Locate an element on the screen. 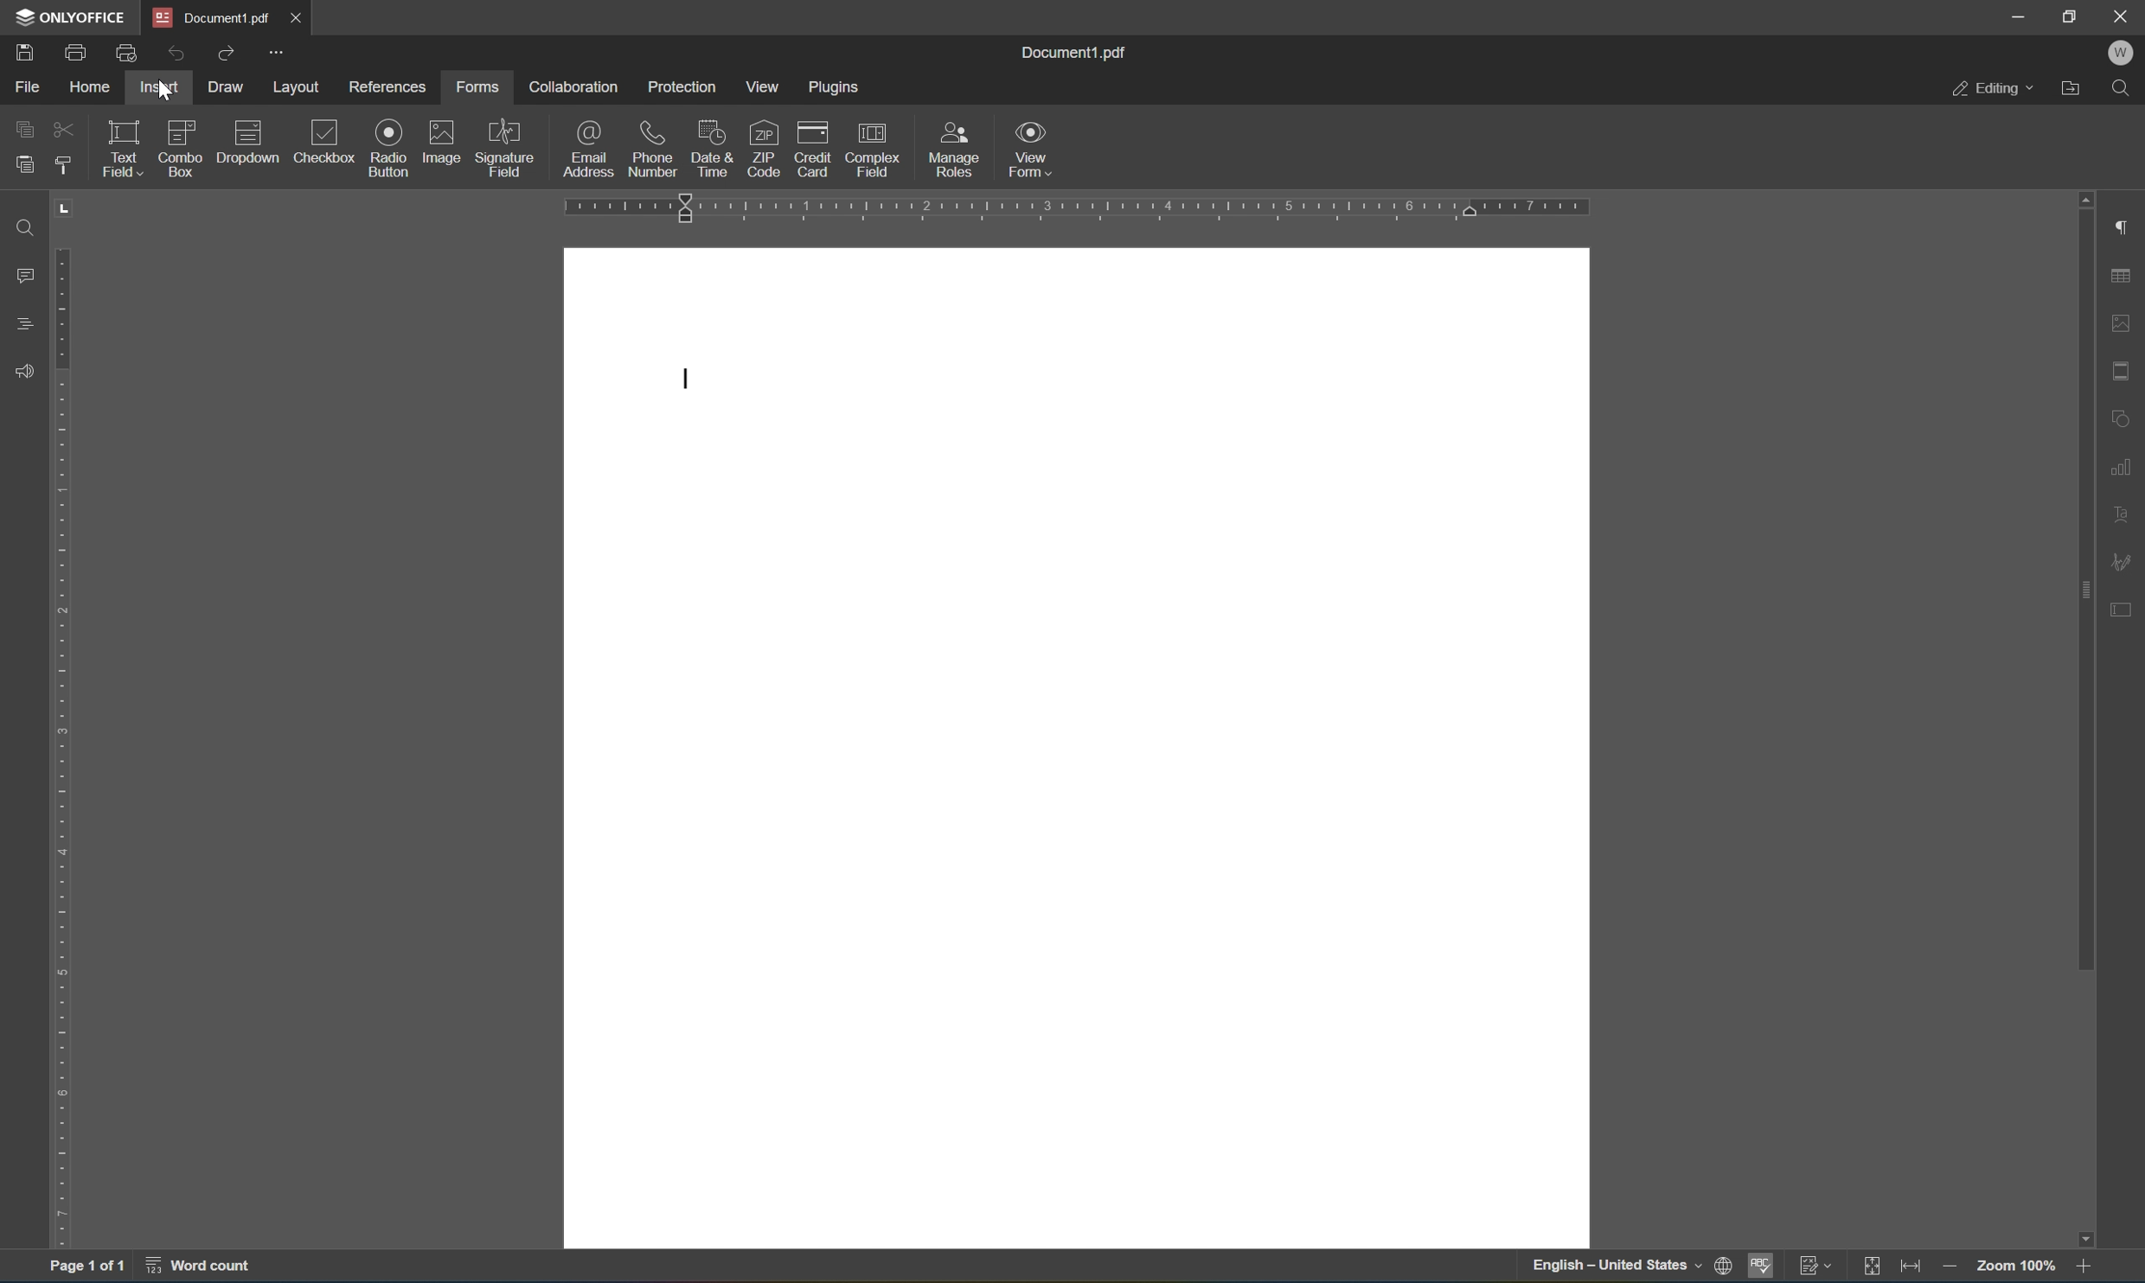 Image resolution: width=2145 pixels, height=1283 pixels. Document1.pdf is located at coordinates (211, 16).